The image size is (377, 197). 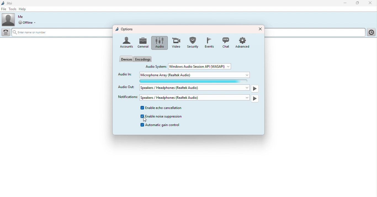 I want to click on Audio out, so click(x=126, y=87).